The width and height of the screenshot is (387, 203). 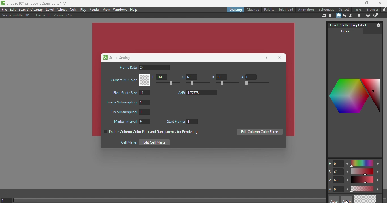 I want to click on Camera view, so click(x=352, y=15).